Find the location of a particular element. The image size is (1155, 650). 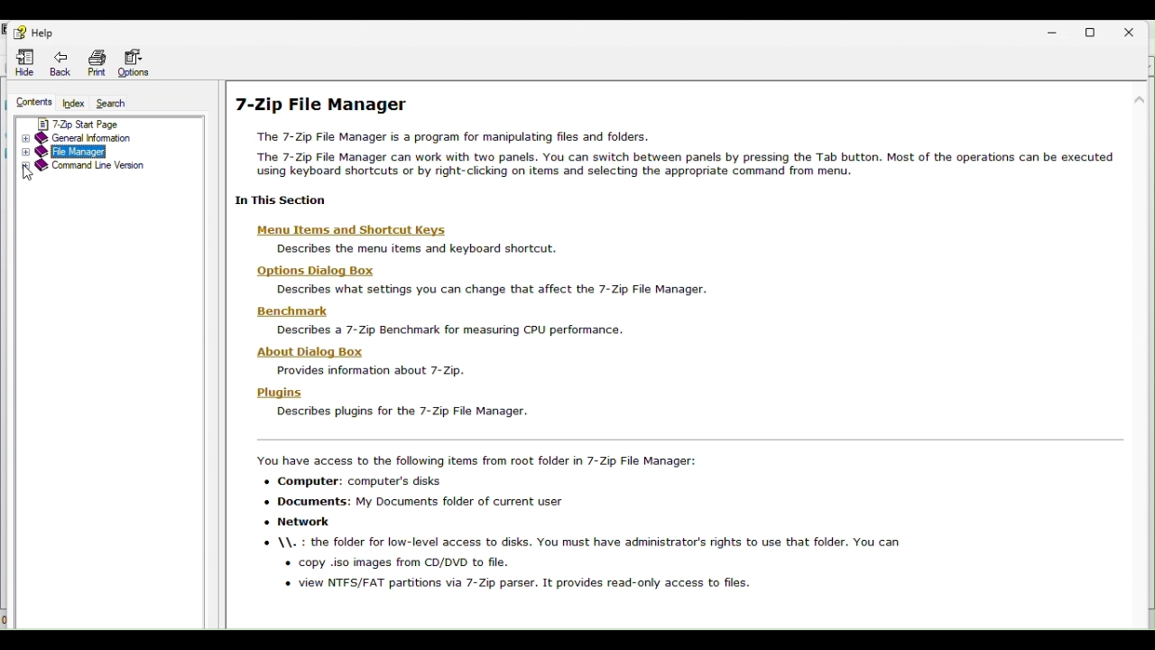

Benchmark is located at coordinates (286, 311).